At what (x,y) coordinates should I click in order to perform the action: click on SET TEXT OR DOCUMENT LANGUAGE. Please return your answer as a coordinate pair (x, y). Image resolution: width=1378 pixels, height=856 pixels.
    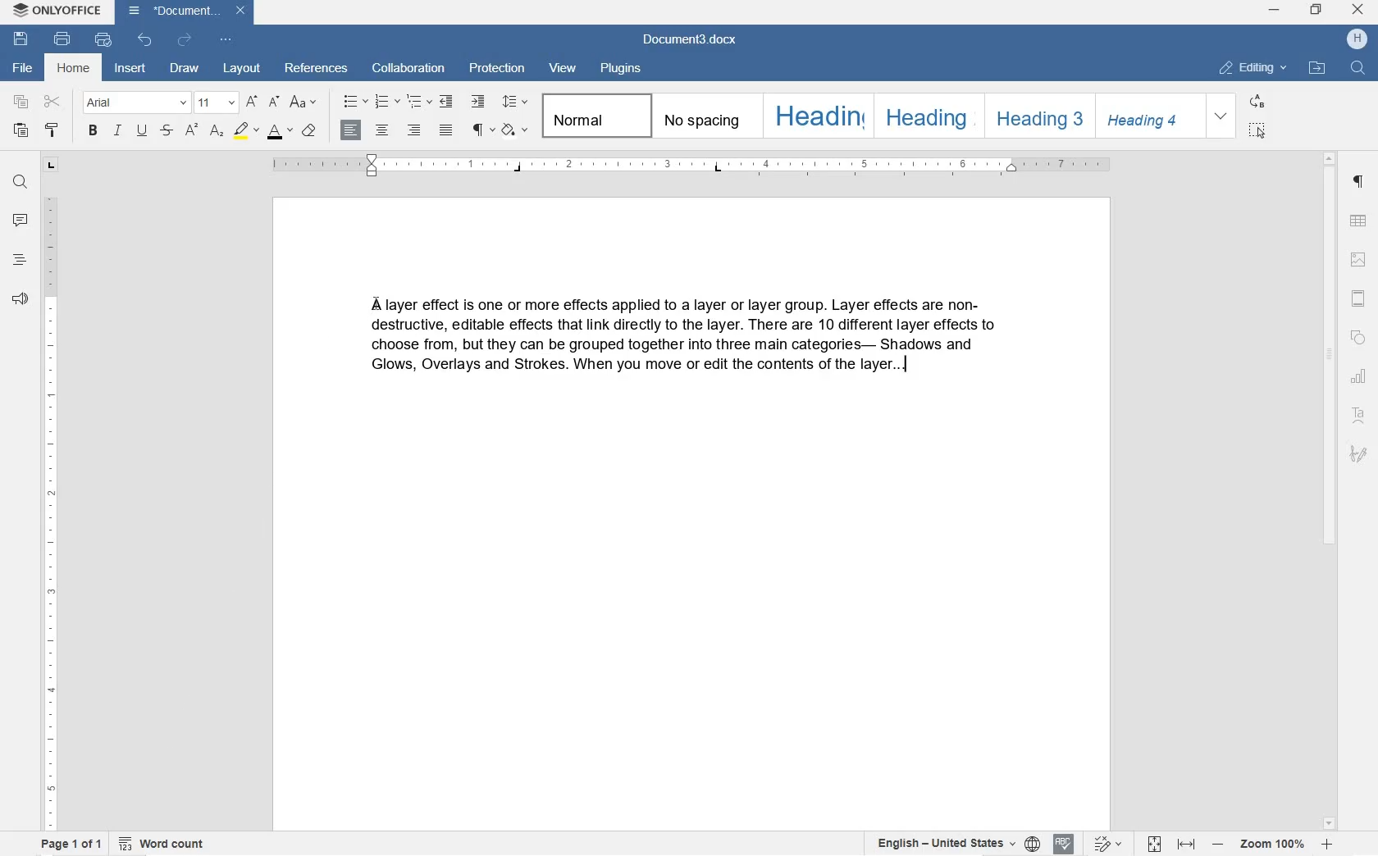
    Looking at the image, I should click on (956, 845).